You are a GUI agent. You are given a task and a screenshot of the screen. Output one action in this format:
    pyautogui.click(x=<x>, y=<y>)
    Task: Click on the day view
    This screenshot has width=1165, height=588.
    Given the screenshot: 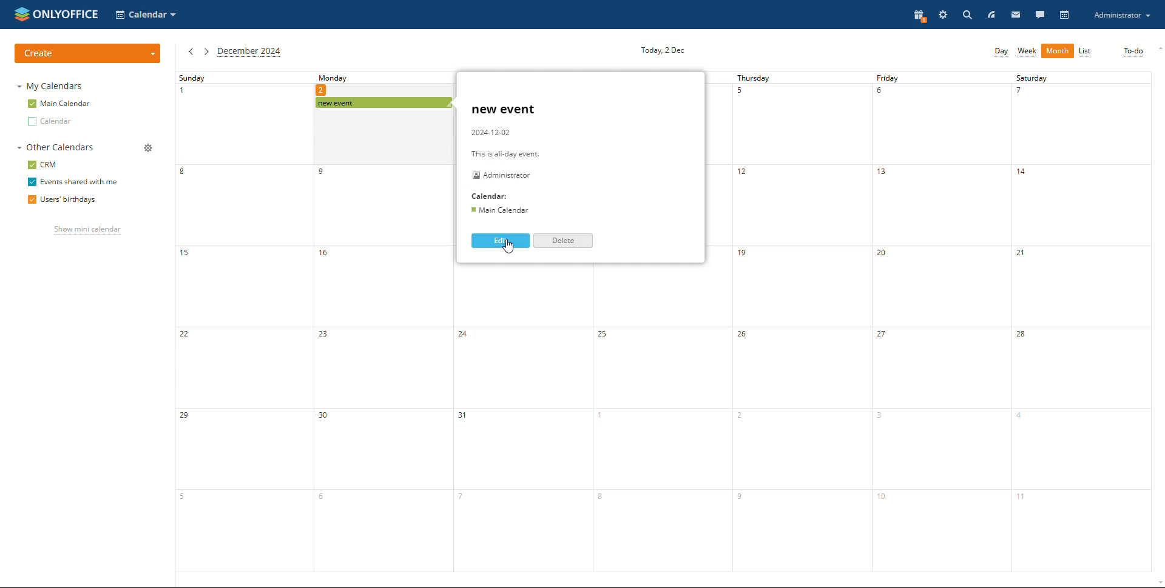 What is the action you would take?
    pyautogui.click(x=1002, y=52)
    